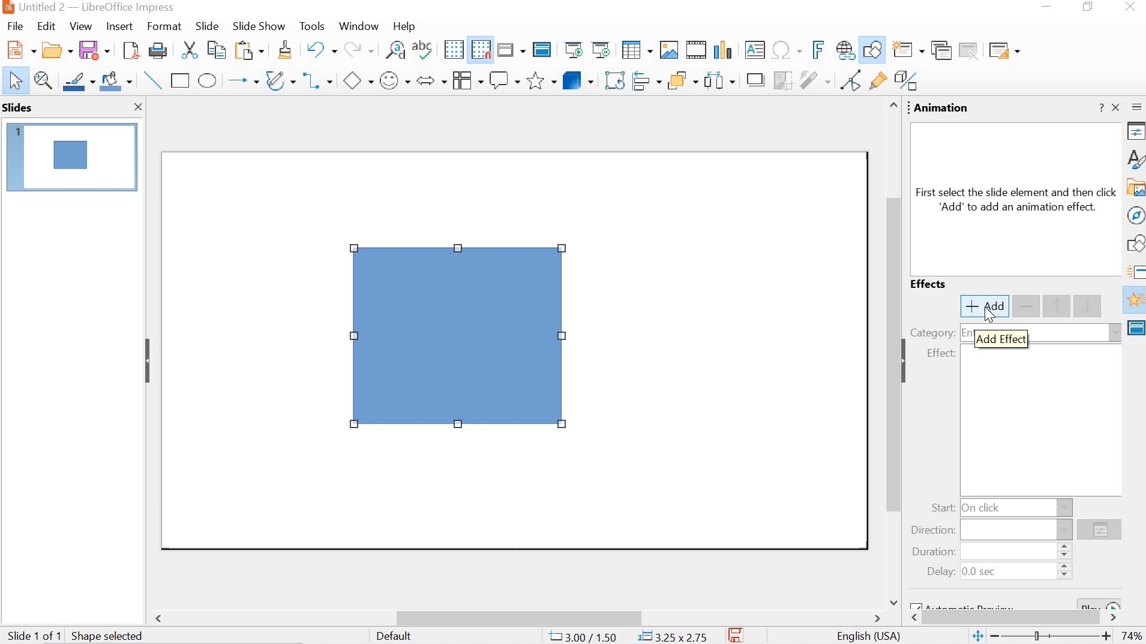 The height and width of the screenshot is (644, 1146). I want to click on objects to distribute, so click(720, 79).